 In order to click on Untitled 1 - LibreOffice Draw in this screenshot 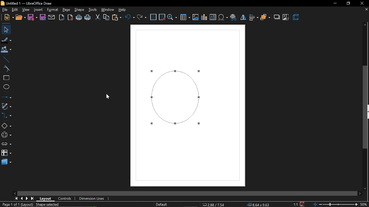, I will do `click(27, 3)`.